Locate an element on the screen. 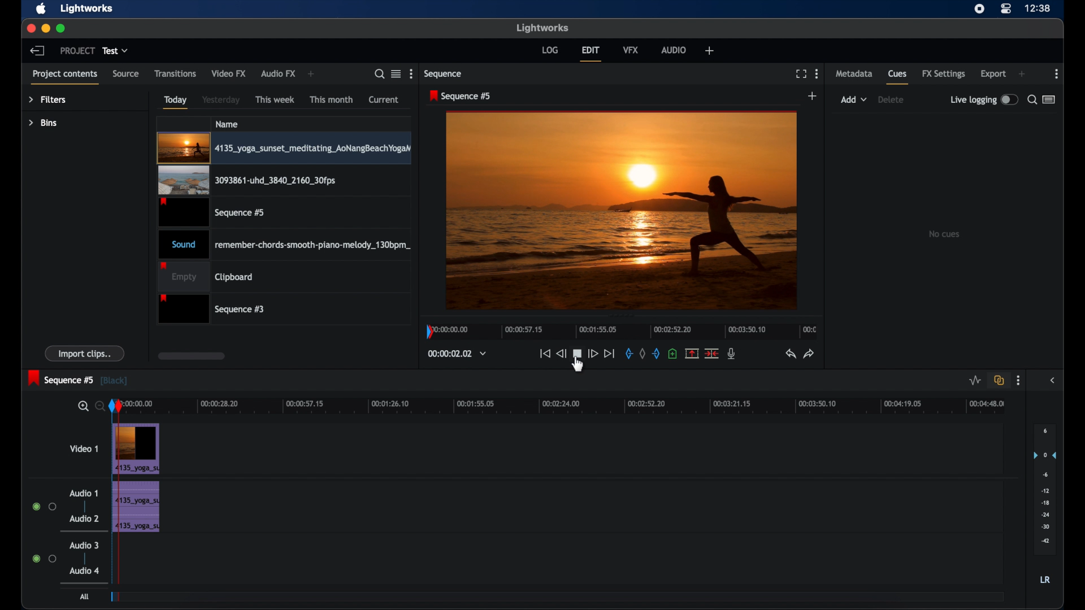  more options is located at coordinates (817, 73).